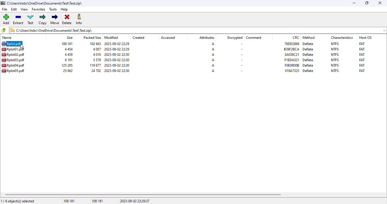 The image size is (387, 204). I want to click on extract, so click(18, 20).